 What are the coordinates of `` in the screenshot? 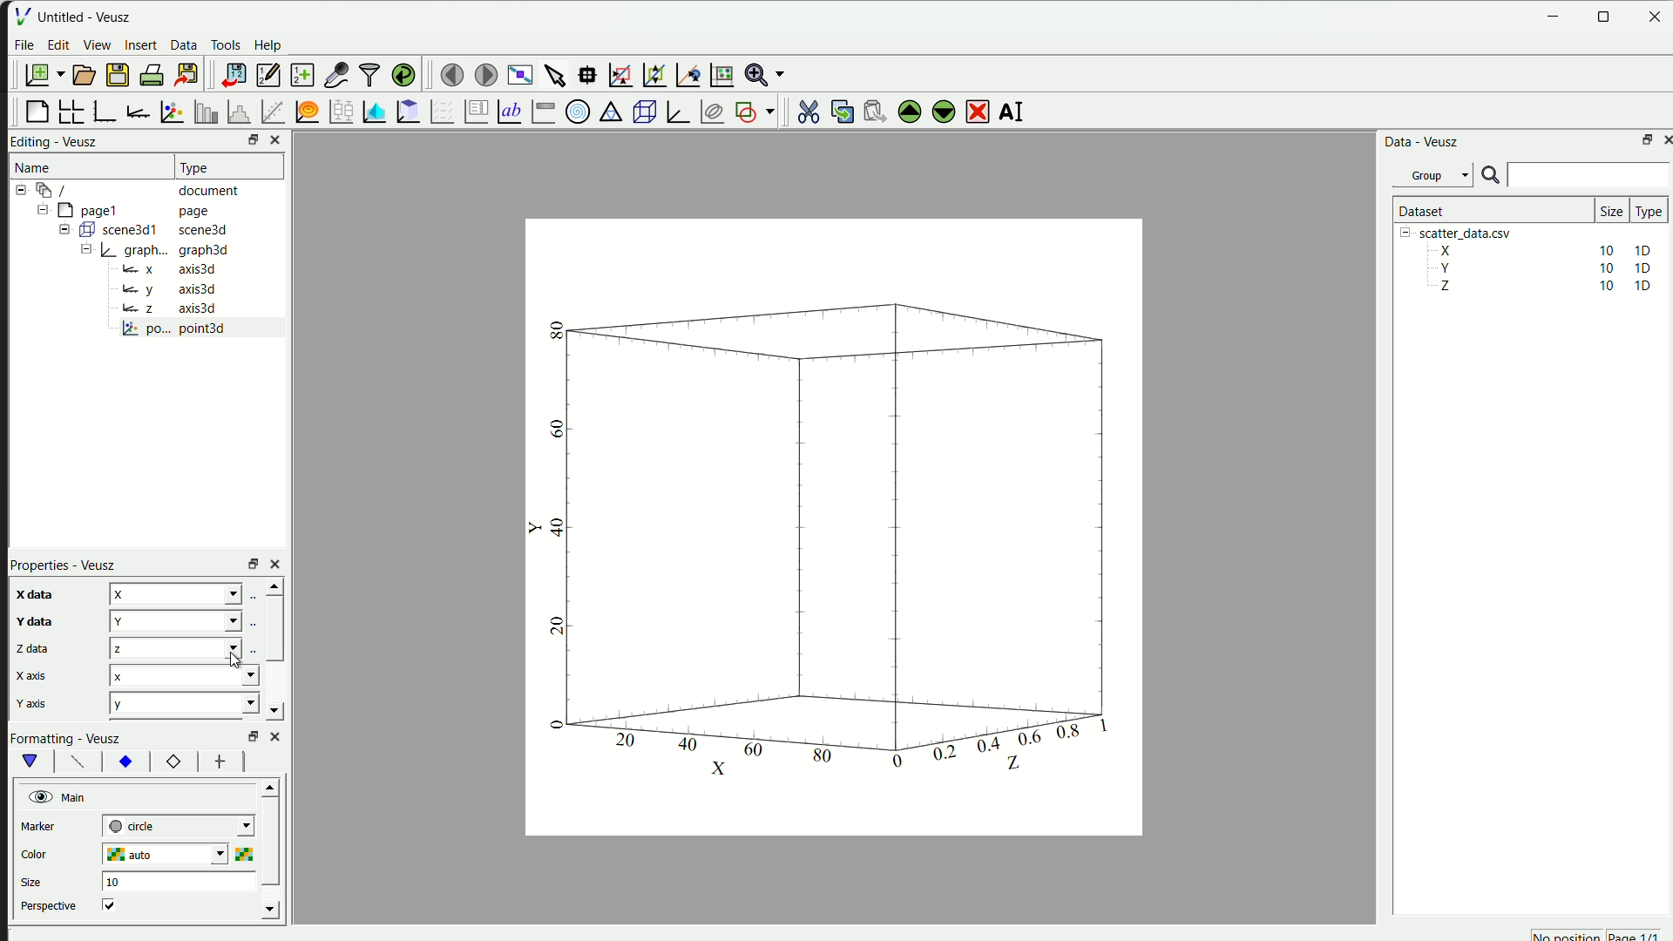 It's located at (251, 735).